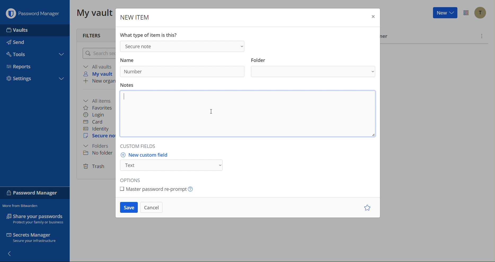 The width and height of the screenshot is (495, 262). Describe the element at coordinates (97, 129) in the screenshot. I see `Identity` at that location.